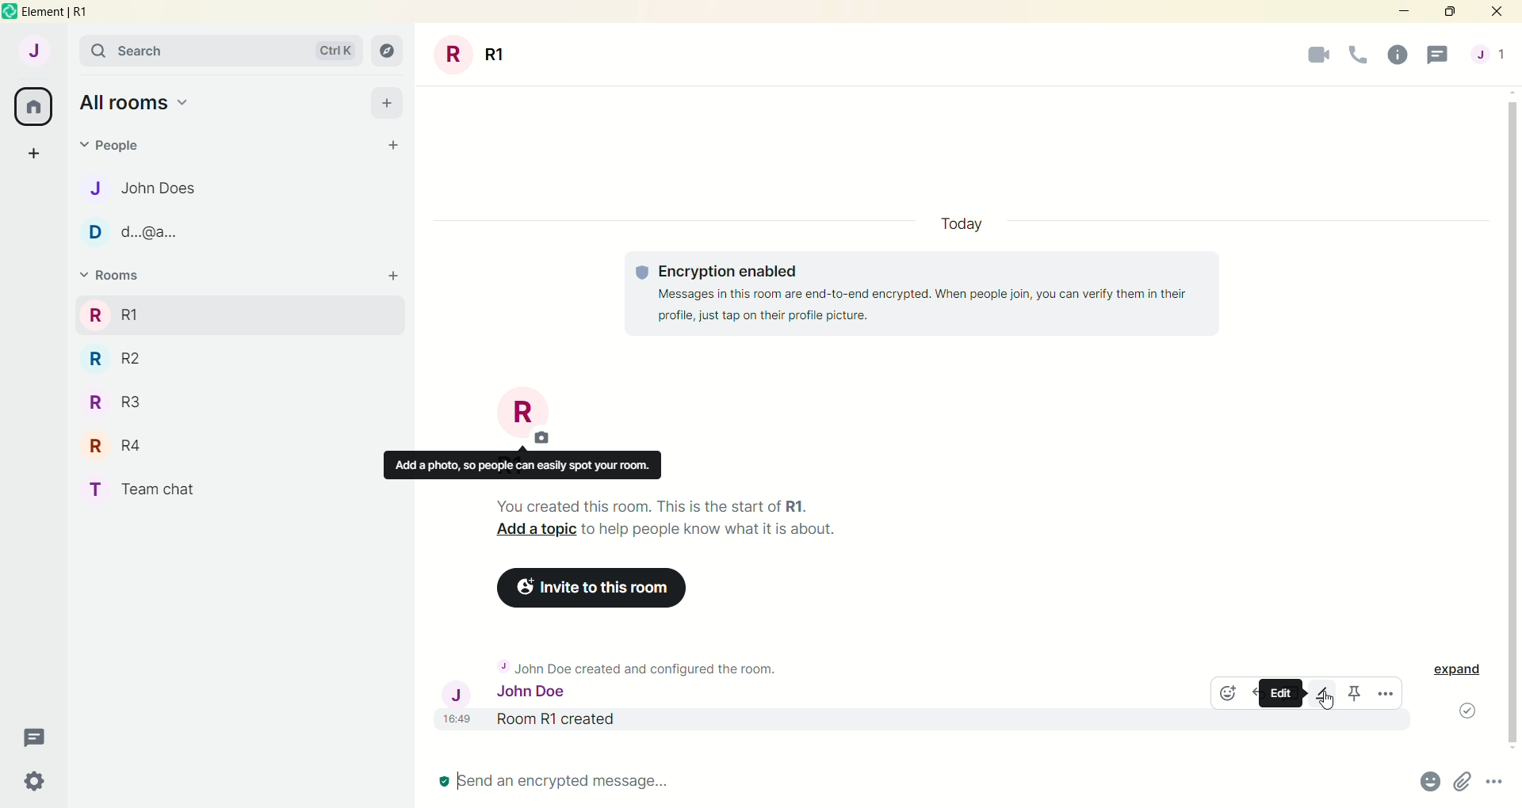 The width and height of the screenshot is (1522, 808). What do you see at coordinates (648, 662) in the screenshot?
I see `John Doe created and configured the room` at bounding box center [648, 662].